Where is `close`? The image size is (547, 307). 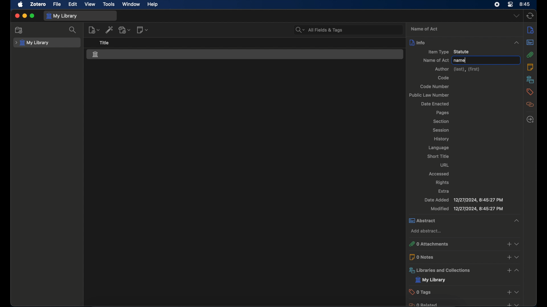
close is located at coordinates (17, 16).